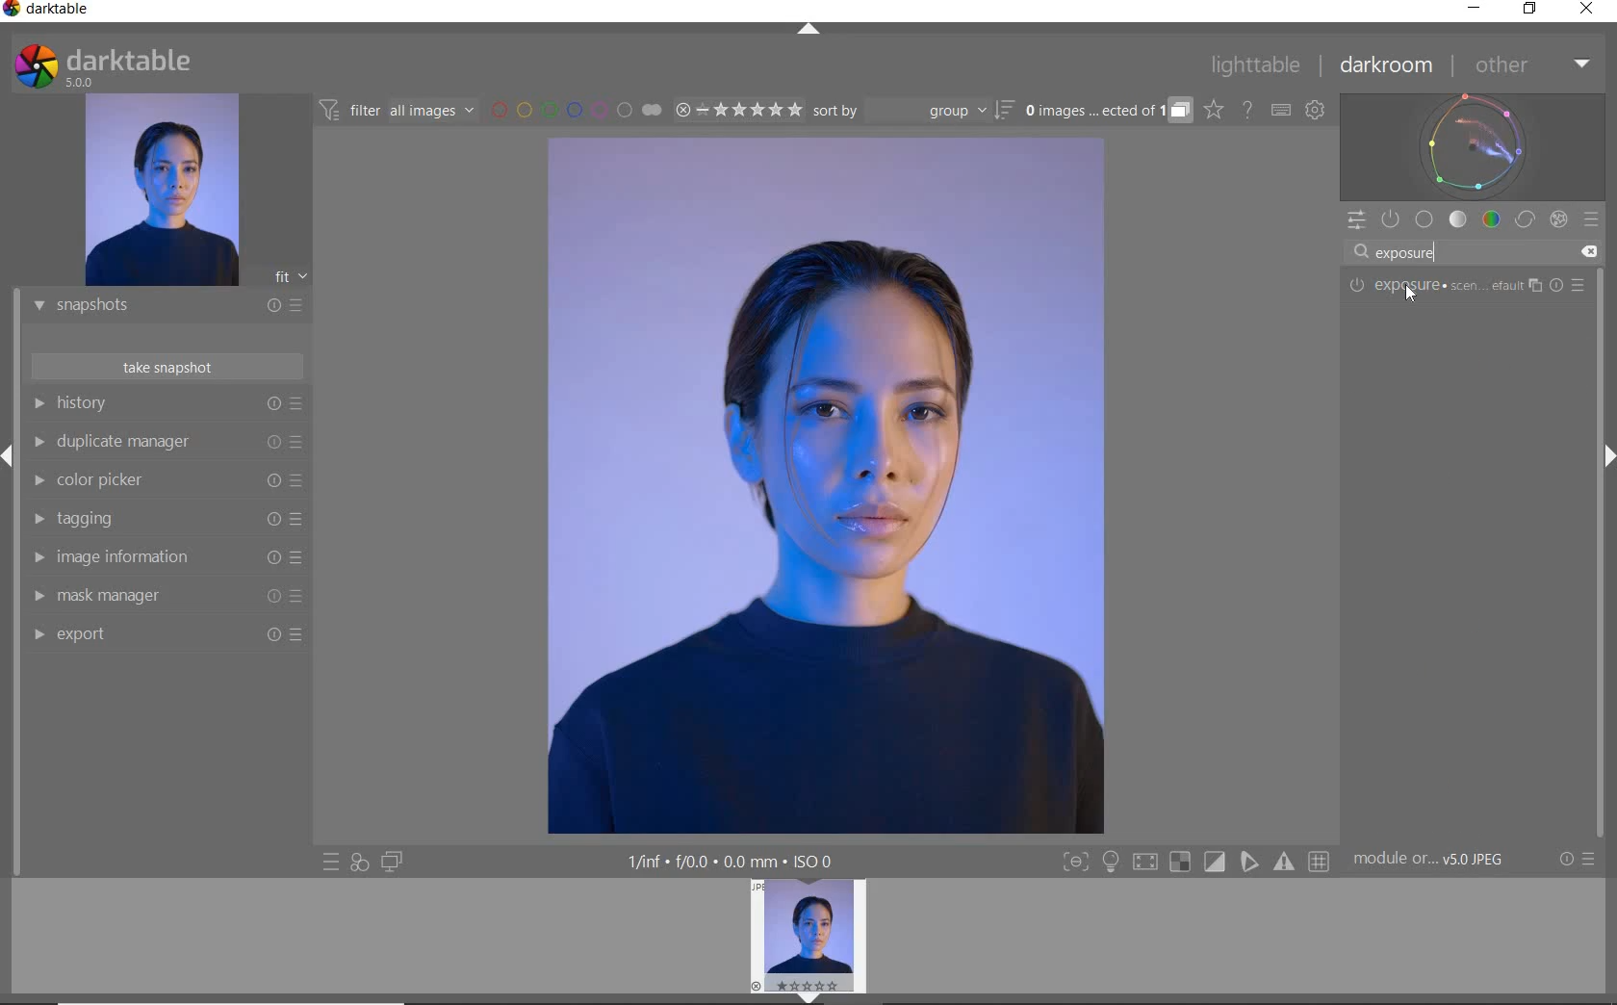  What do you see at coordinates (1424, 219) in the screenshot?
I see `BASE` at bounding box center [1424, 219].